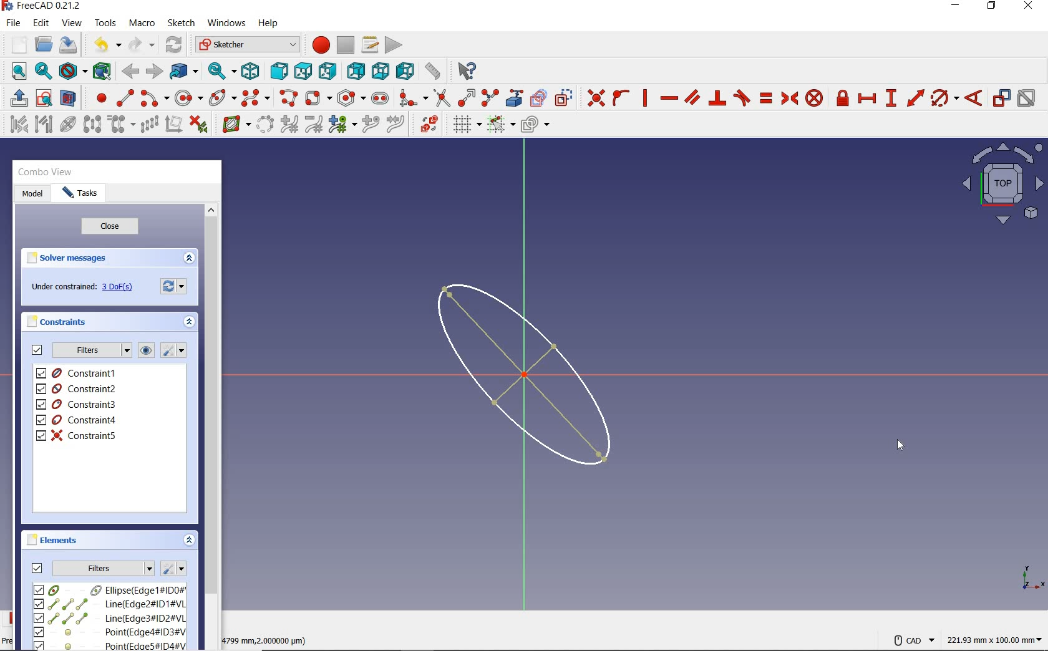 The width and height of the screenshot is (1048, 651). What do you see at coordinates (379, 97) in the screenshot?
I see `create slot` at bounding box center [379, 97].